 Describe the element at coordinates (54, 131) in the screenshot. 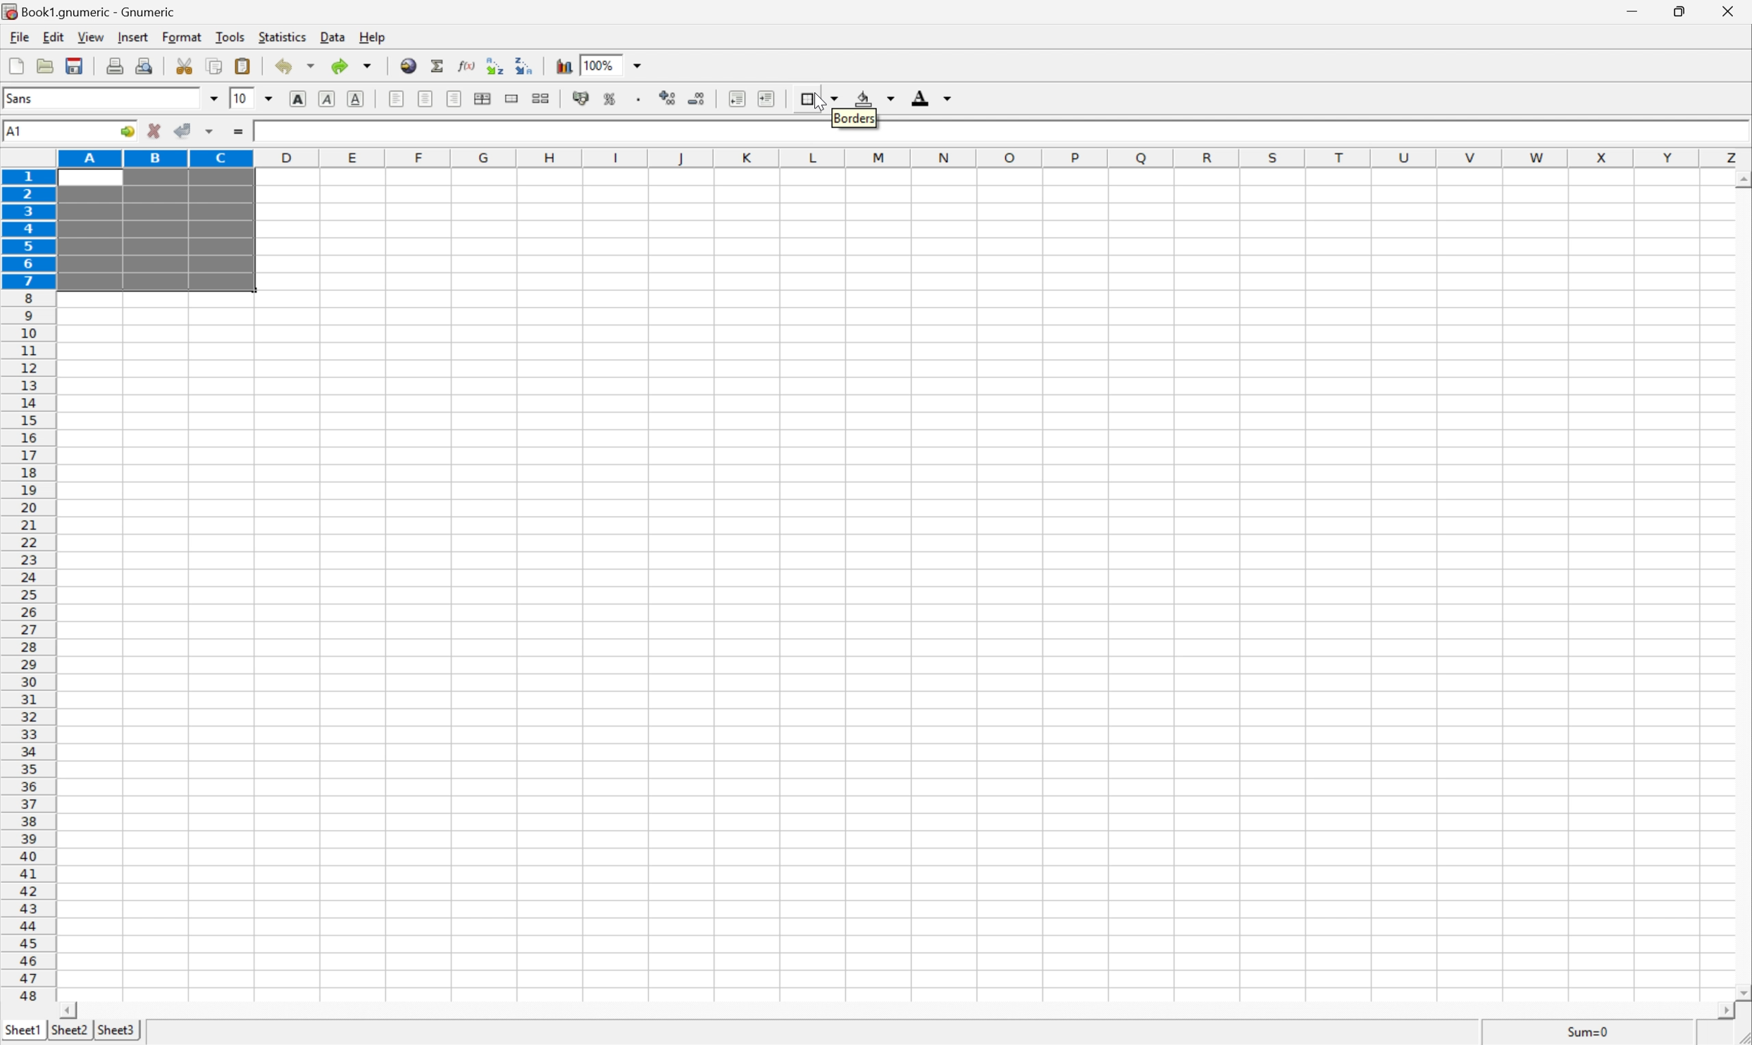

I see `7R×3C` at that location.